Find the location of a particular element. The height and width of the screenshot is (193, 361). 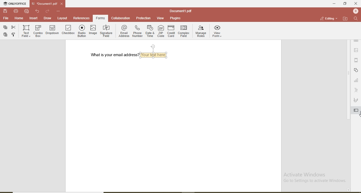

checkbox is located at coordinates (68, 31).